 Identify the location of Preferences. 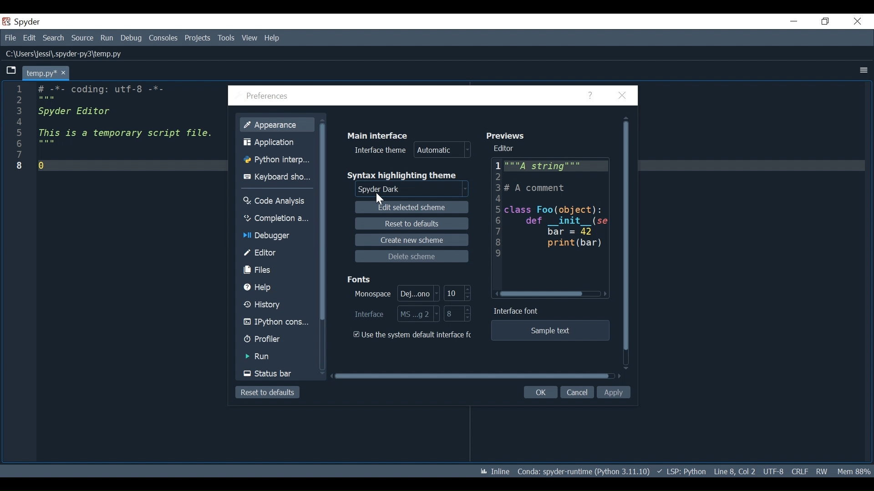
(266, 96).